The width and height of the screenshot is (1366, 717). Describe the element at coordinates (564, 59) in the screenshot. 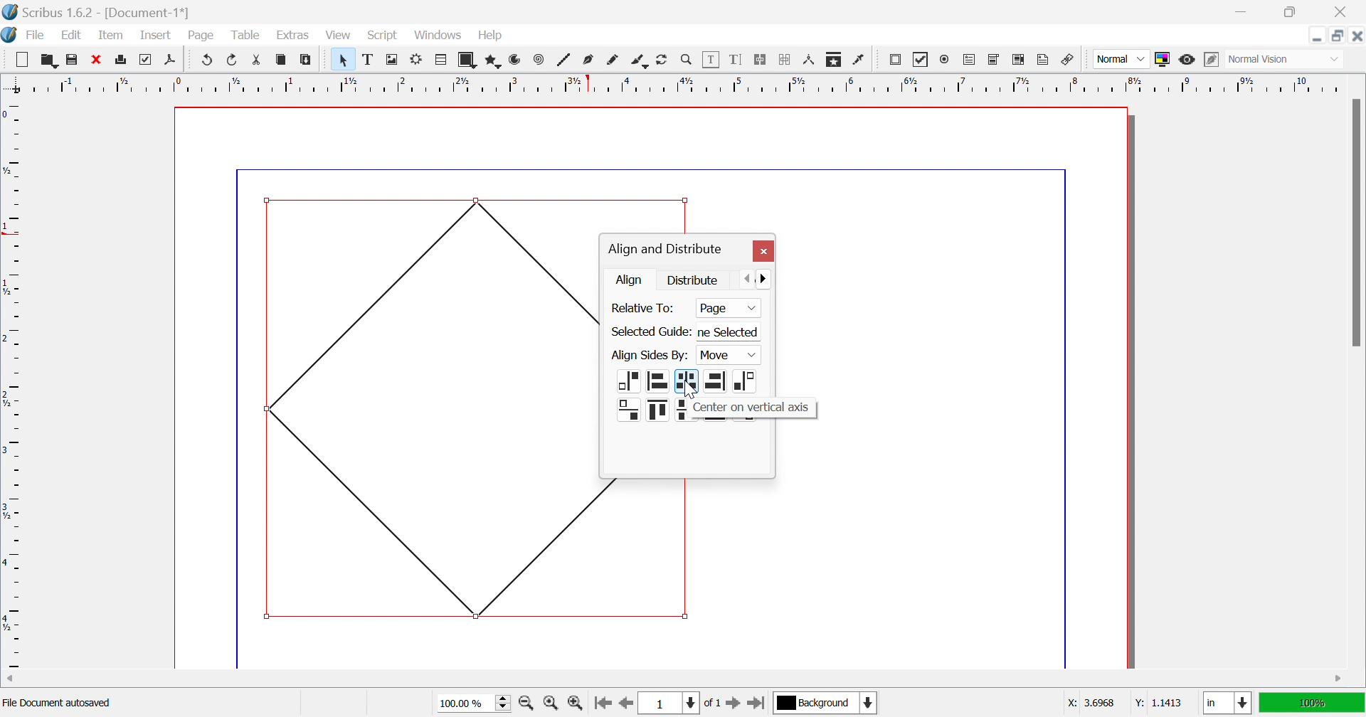

I see `Line` at that location.